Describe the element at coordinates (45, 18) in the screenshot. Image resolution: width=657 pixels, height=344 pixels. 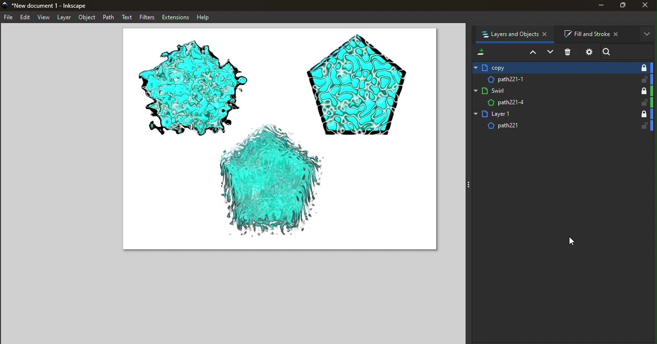
I see `View` at that location.